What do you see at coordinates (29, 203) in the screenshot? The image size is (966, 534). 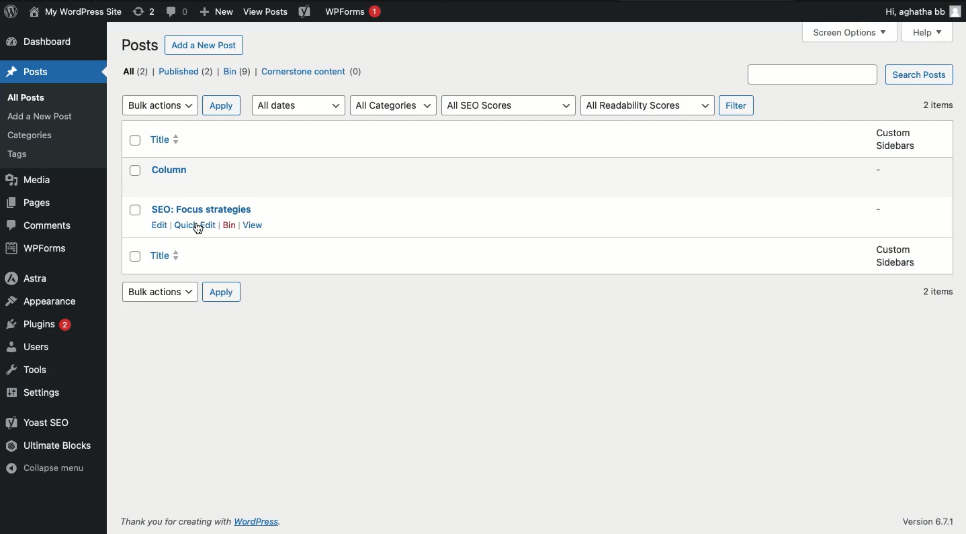 I see `Pages` at bounding box center [29, 203].